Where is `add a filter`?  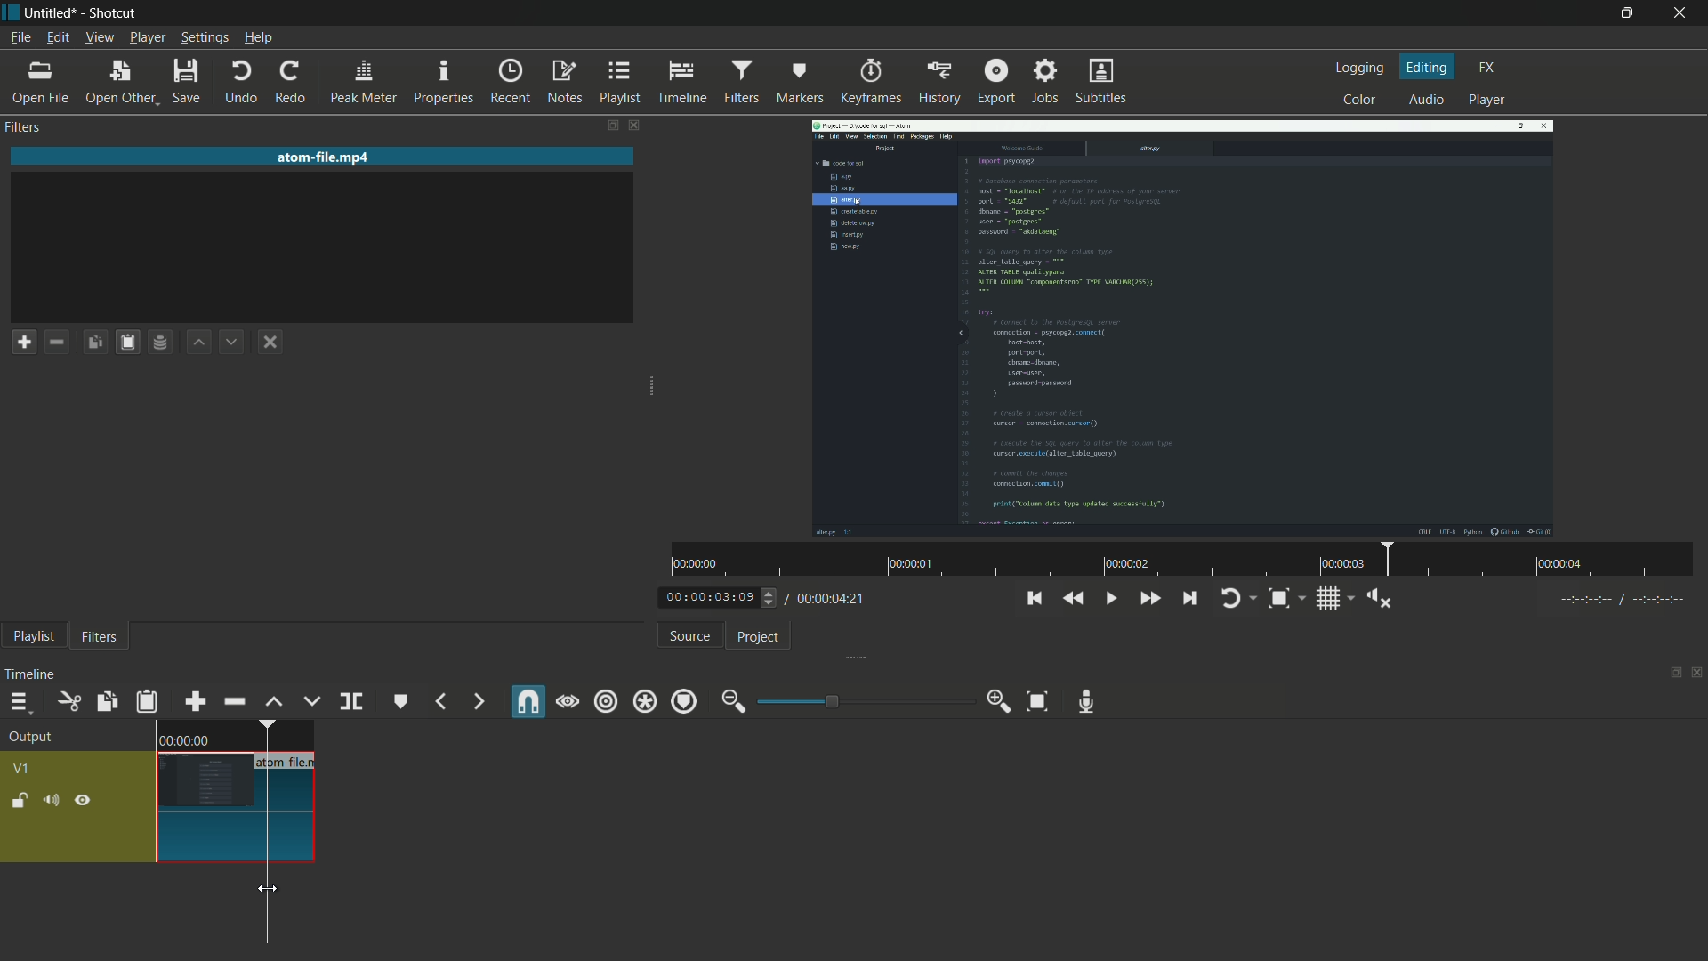 add a filter is located at coordinates (25, 343).